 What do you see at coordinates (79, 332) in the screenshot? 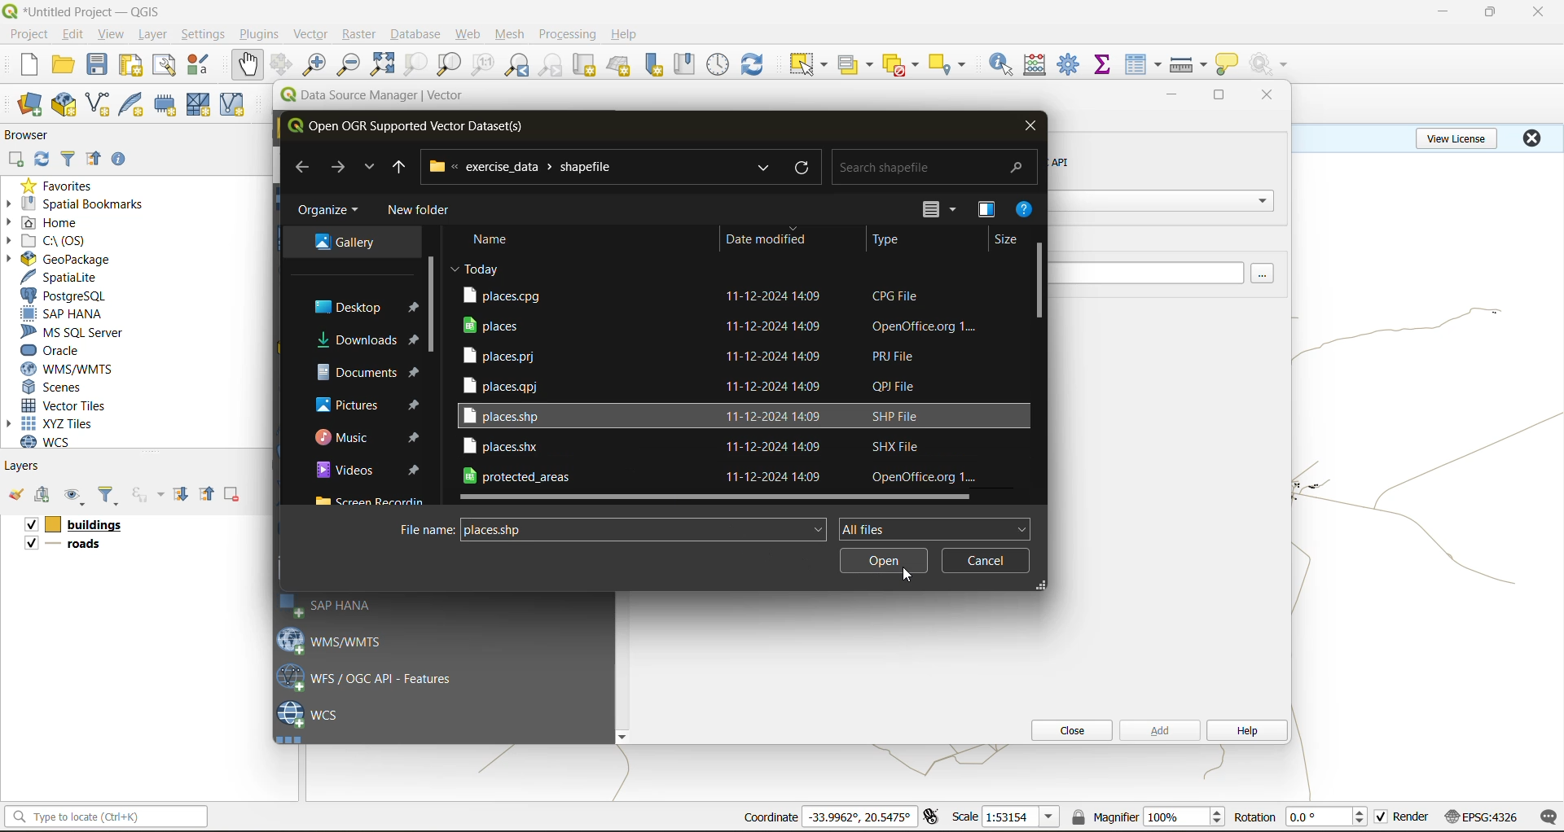
I see `ms sql server` at bounding box center [79, 332].